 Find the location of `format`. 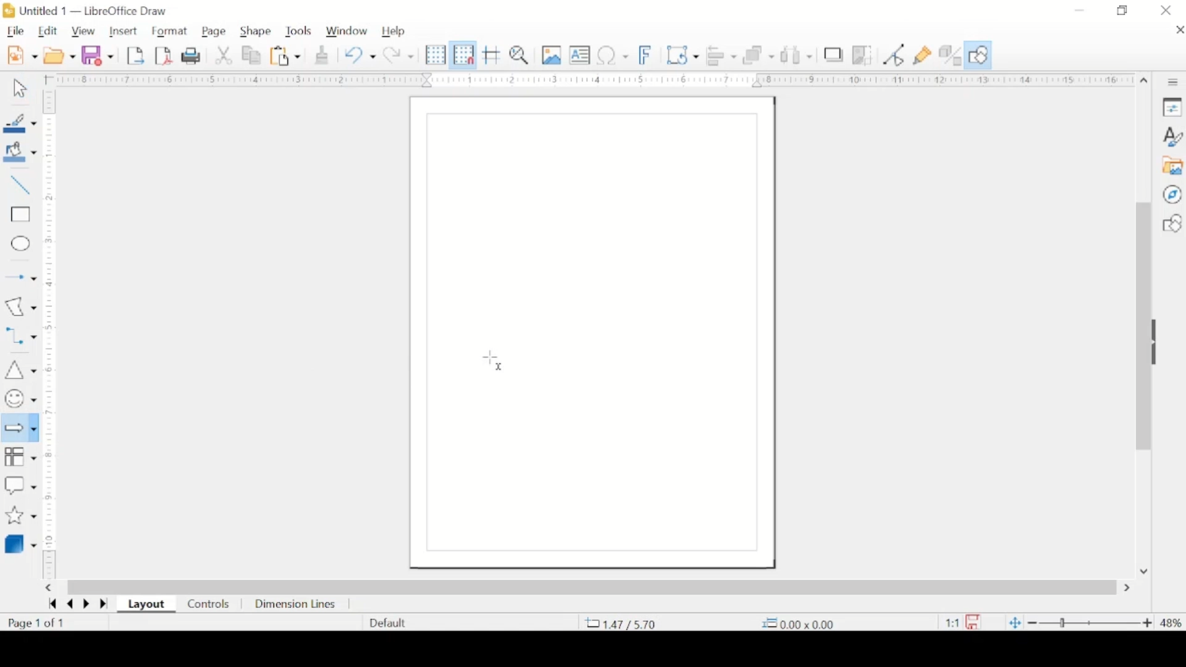

format is located at coordinates (170, 31).